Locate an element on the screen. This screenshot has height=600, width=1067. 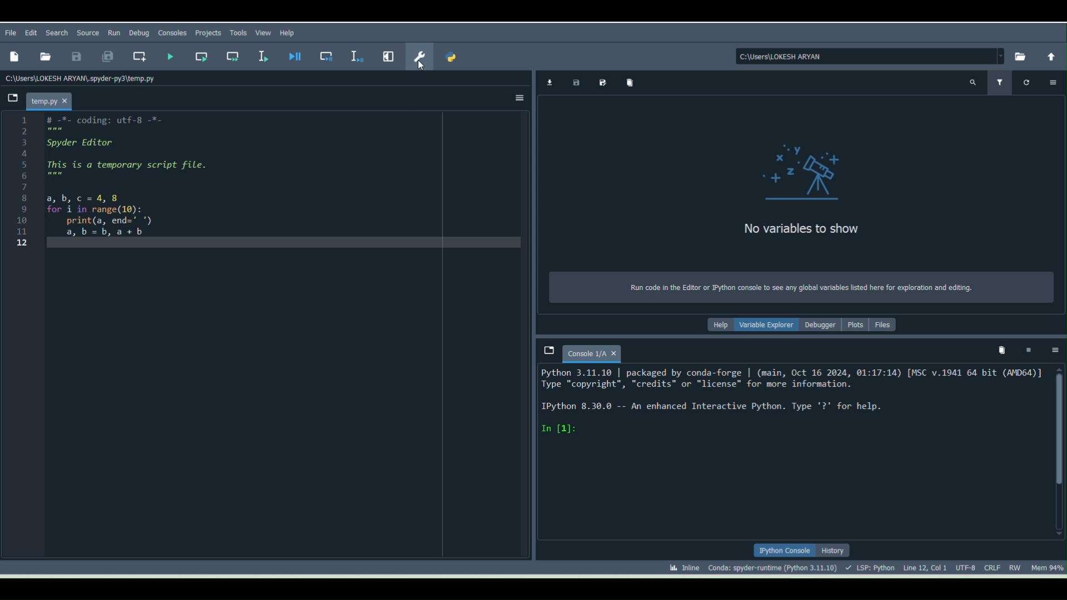
Run is located at coordinates (114, 31).